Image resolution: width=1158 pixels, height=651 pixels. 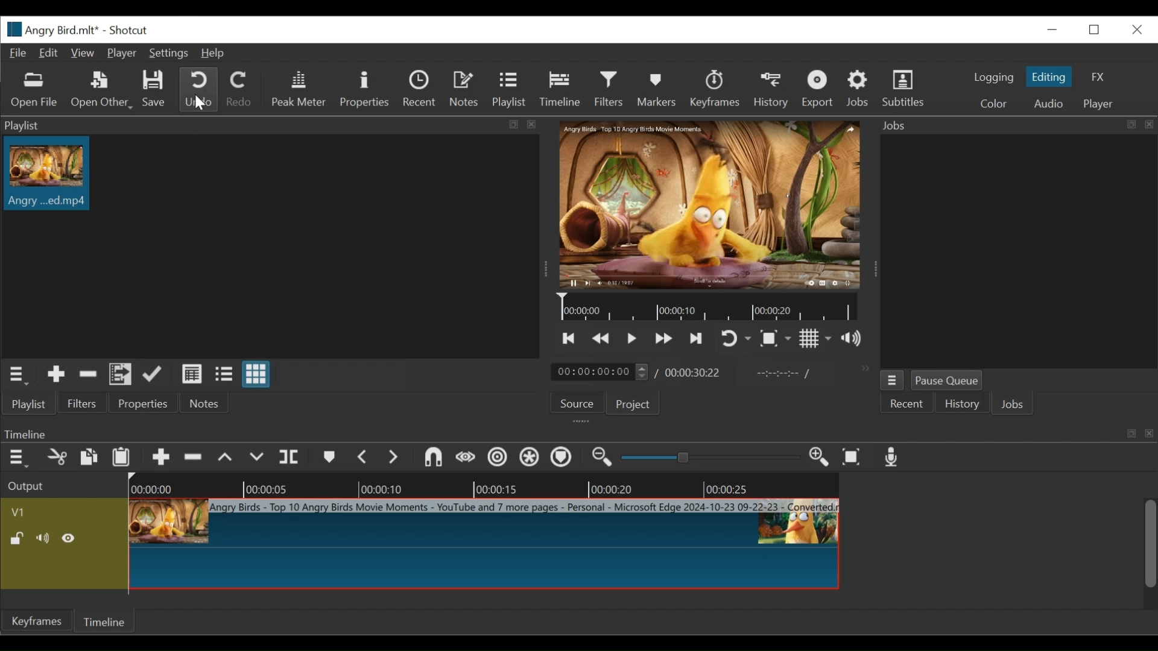 I want to click on Paste, so click(x=121, y=457).